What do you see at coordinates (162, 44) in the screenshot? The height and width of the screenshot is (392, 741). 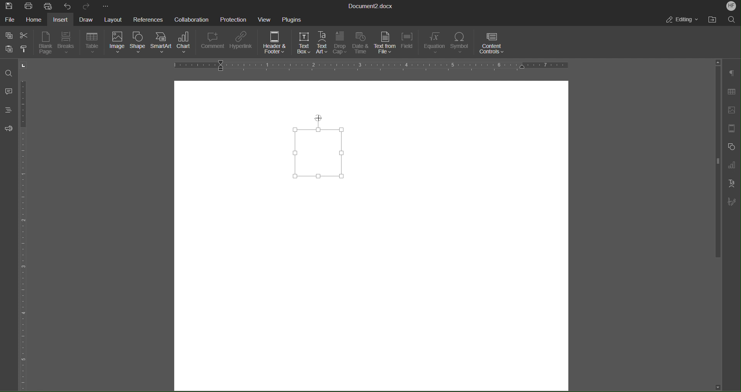 I see `SmartArt` at bounding box center [162, 44].